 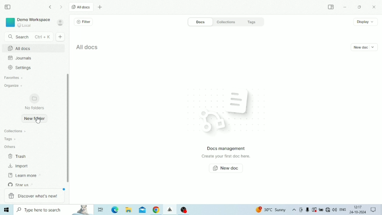 I want to click on New folder, so click(x=35, y=119).